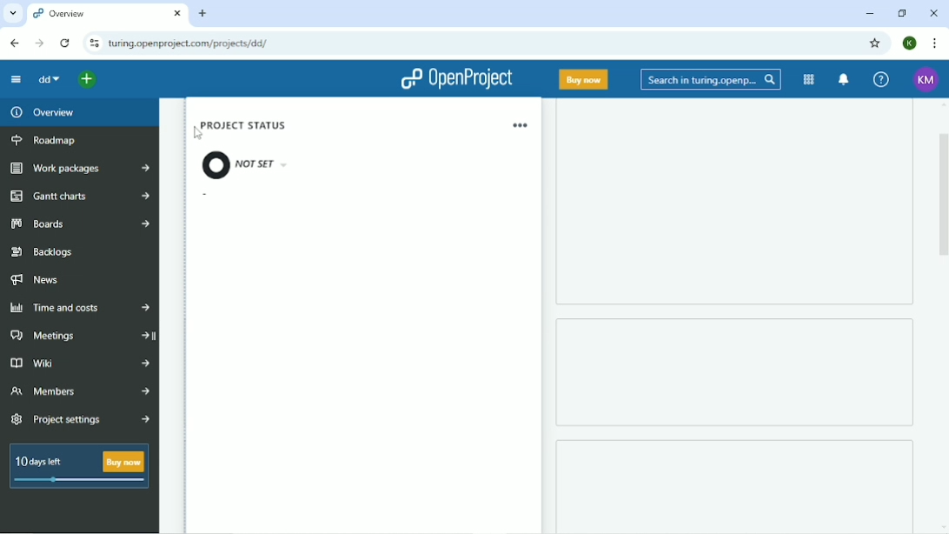 The image size is (949, 534). Describe the element at coordinates (711, 79) in the screenshot. I see `Search` at that location.